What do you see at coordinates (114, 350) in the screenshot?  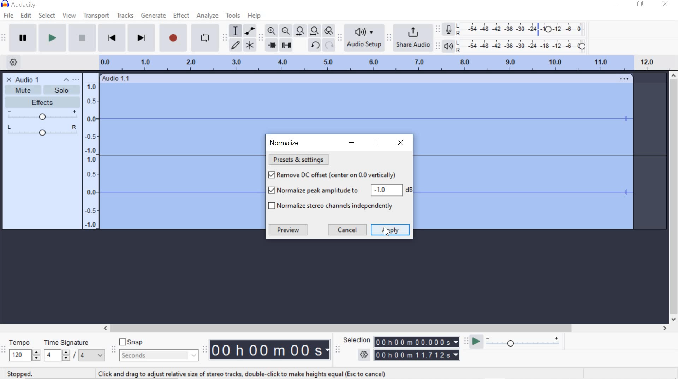 I see `Snapping Toolbar` at bounding box center [114, 350].